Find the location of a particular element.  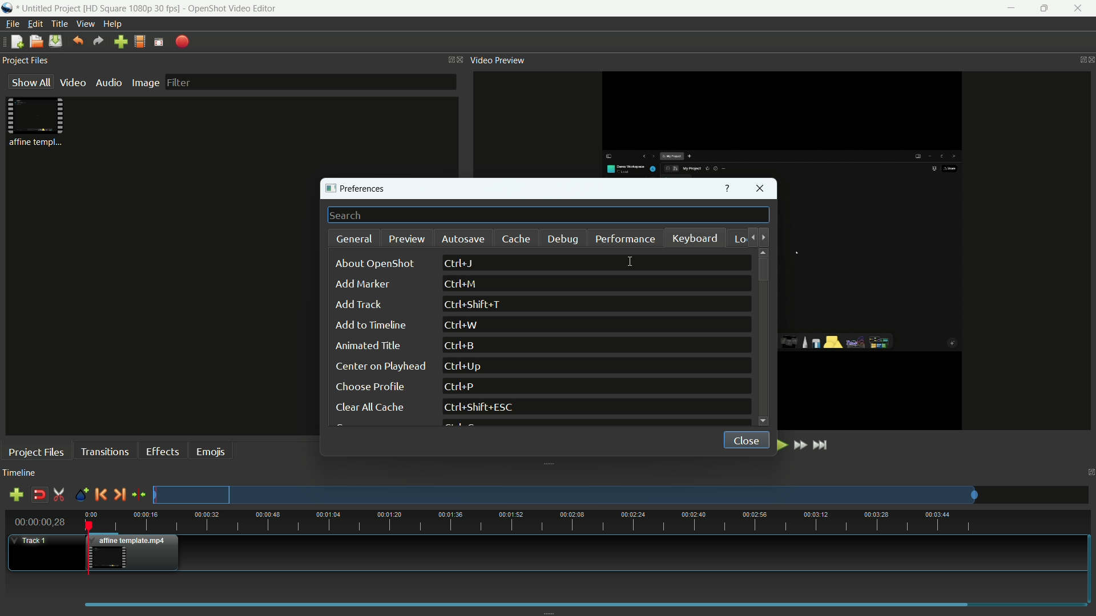

keyboard shortcut is located at coordinates (466, 366).